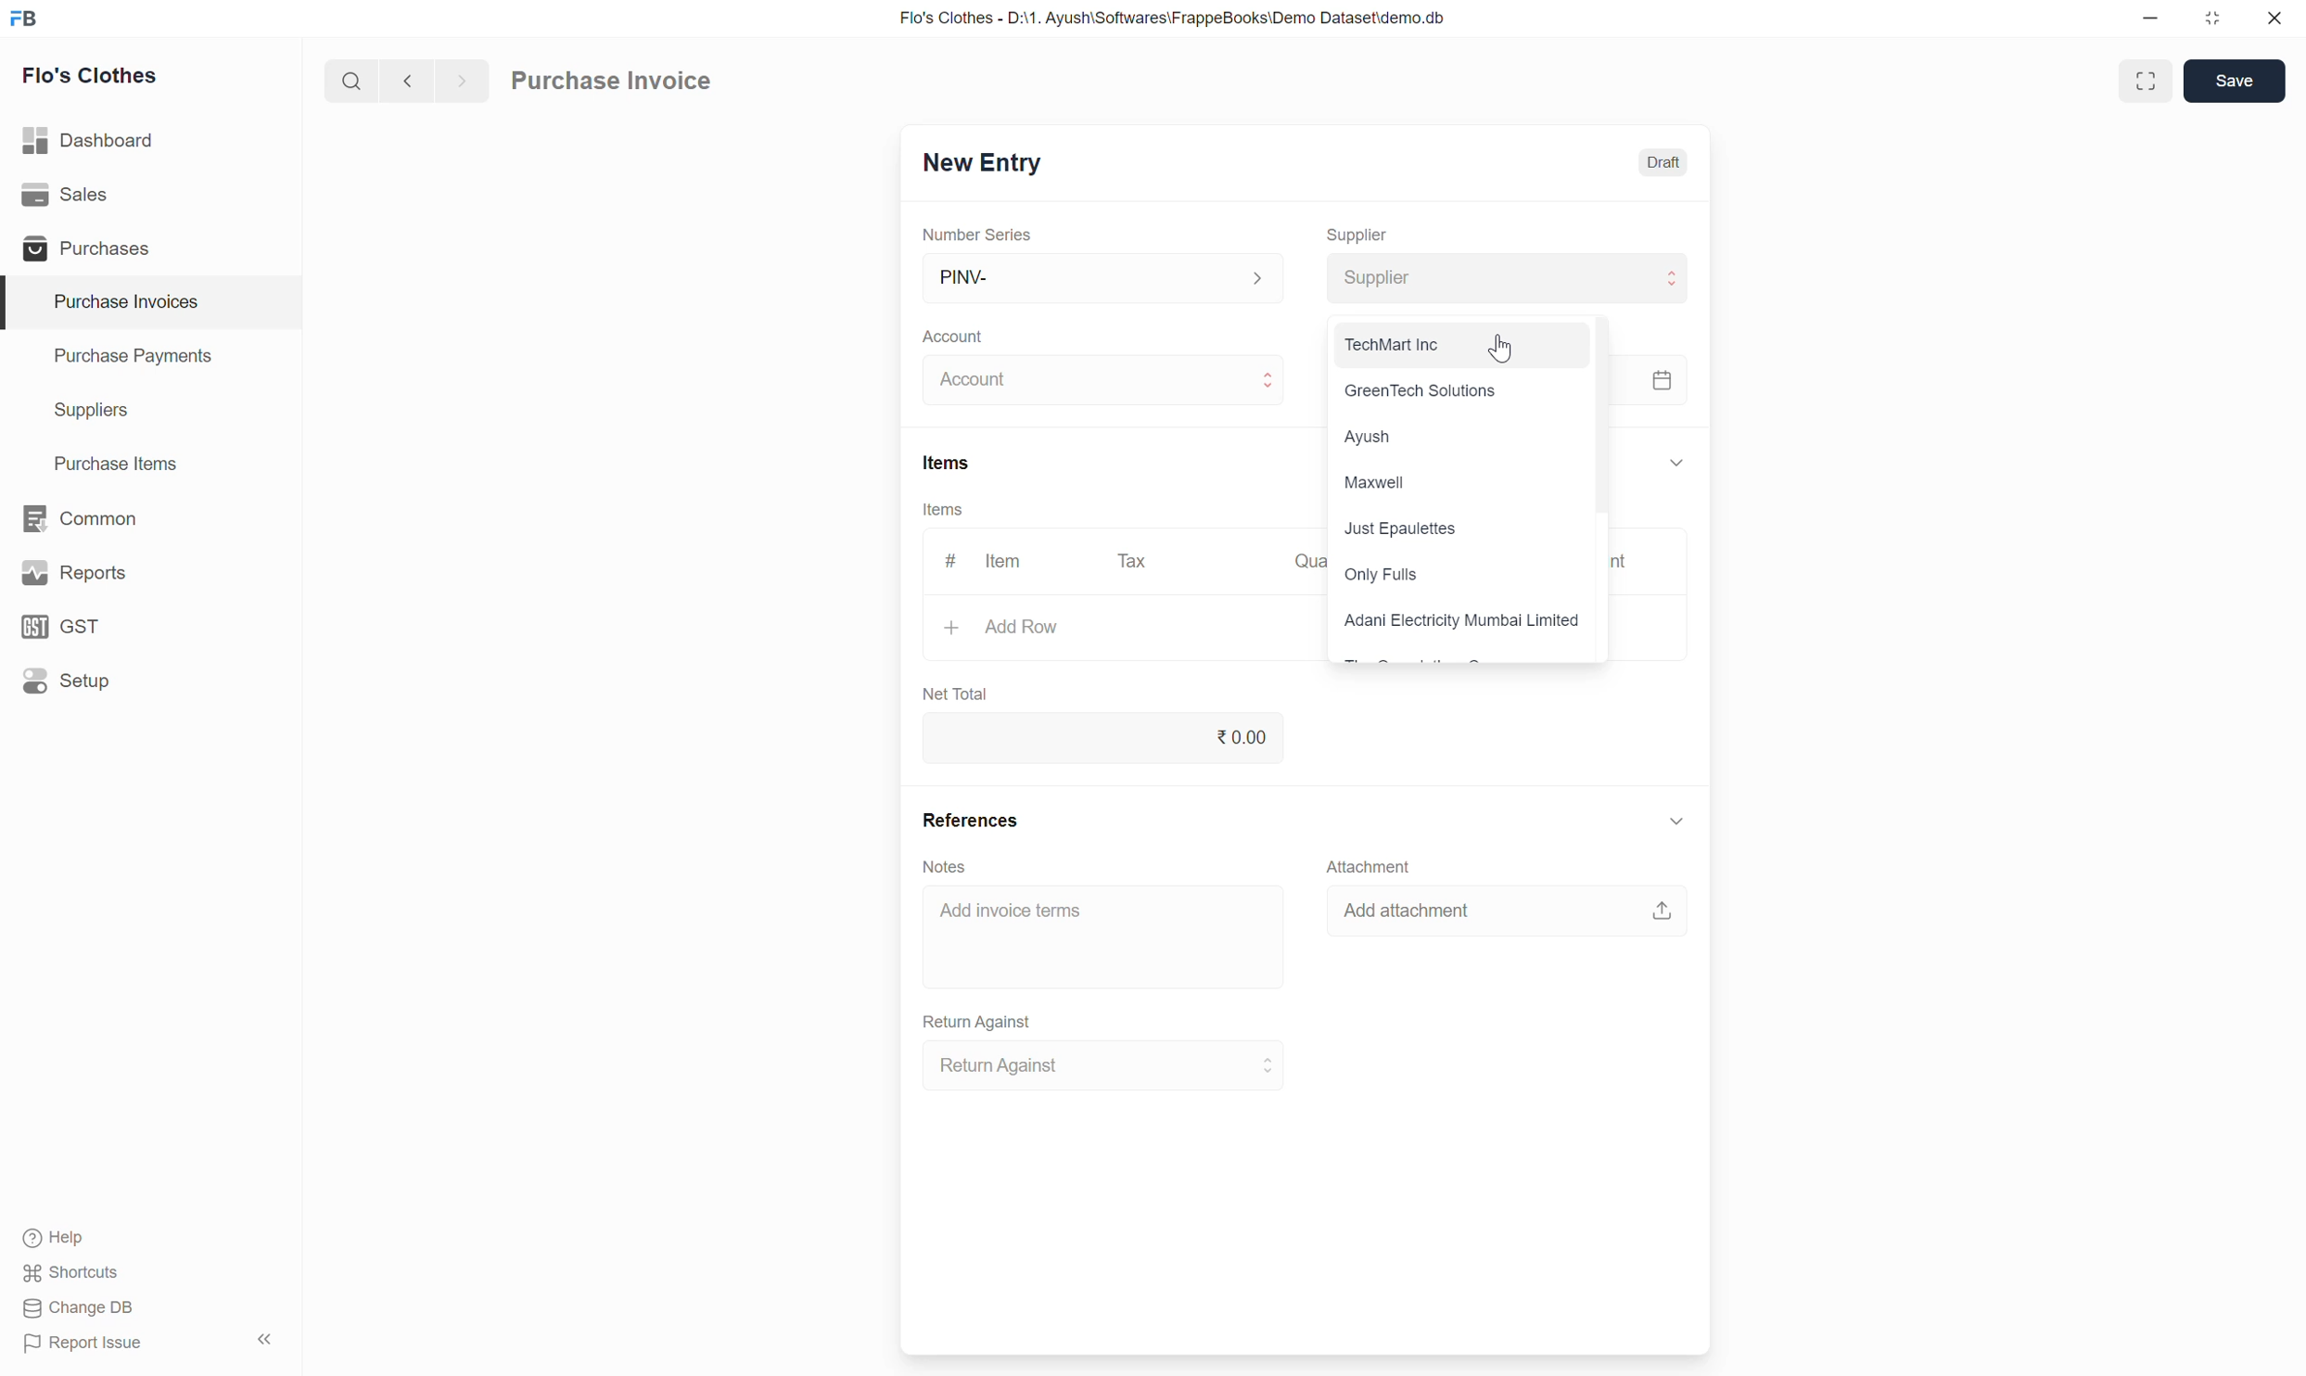 Image resolution: width=2306 pixels, height=1376 pixels. I want to click on Purchase Payments, so click(151, 357).